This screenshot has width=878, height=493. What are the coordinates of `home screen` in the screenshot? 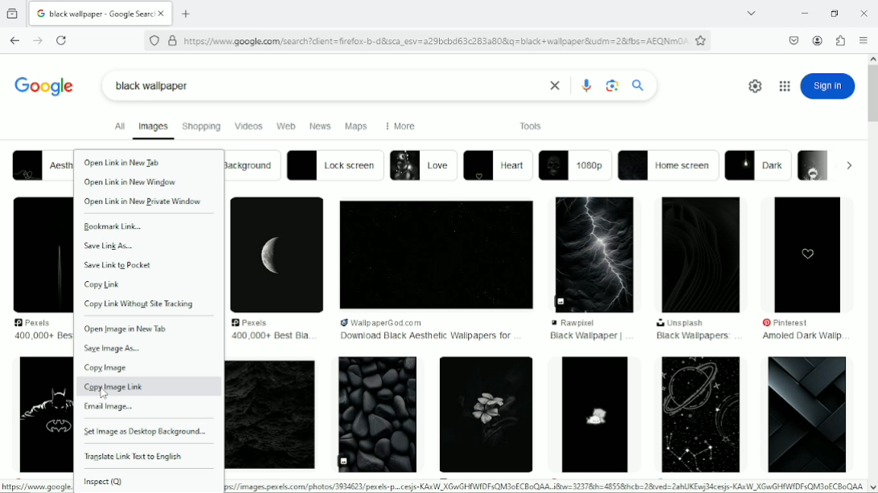 It's located at (669, 165).